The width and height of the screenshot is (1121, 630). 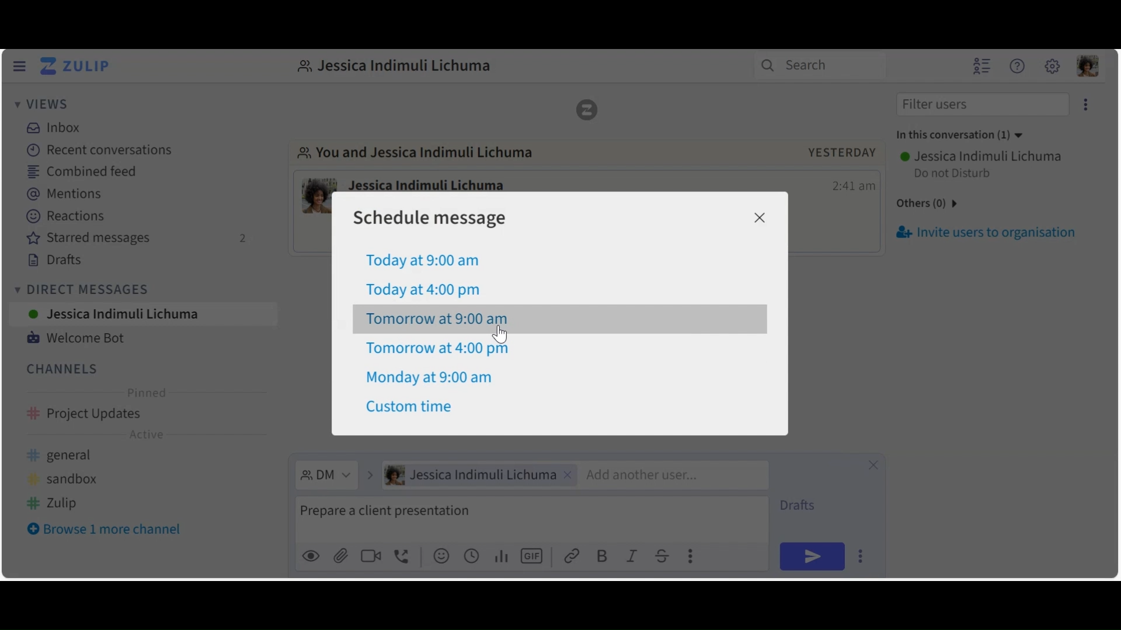 What do you see at coordinates (311, 556) in the screenshot?
I see `preview` at bounding box center [311, 556].